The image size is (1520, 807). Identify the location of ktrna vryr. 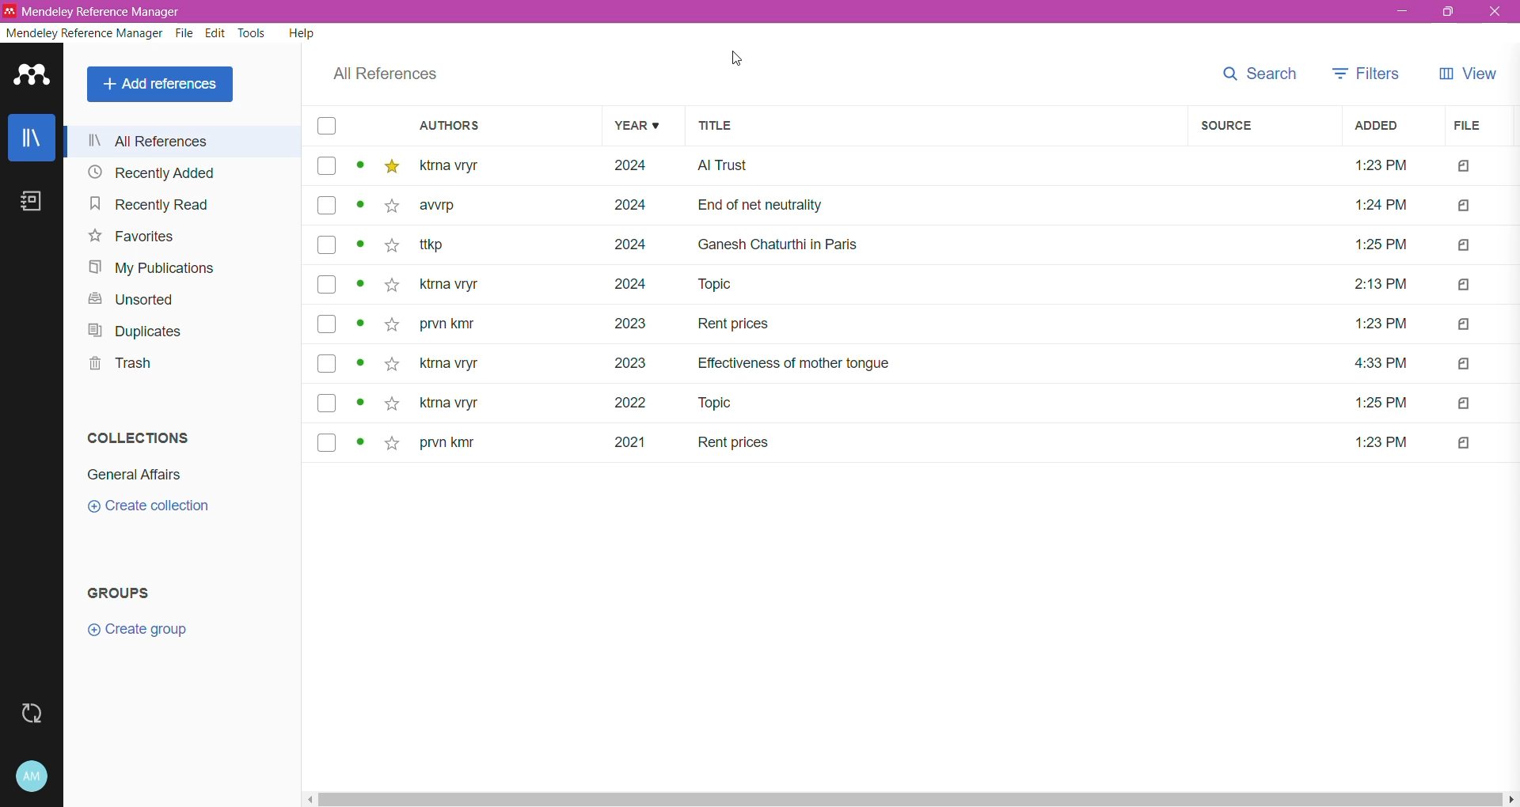
(450, 363).